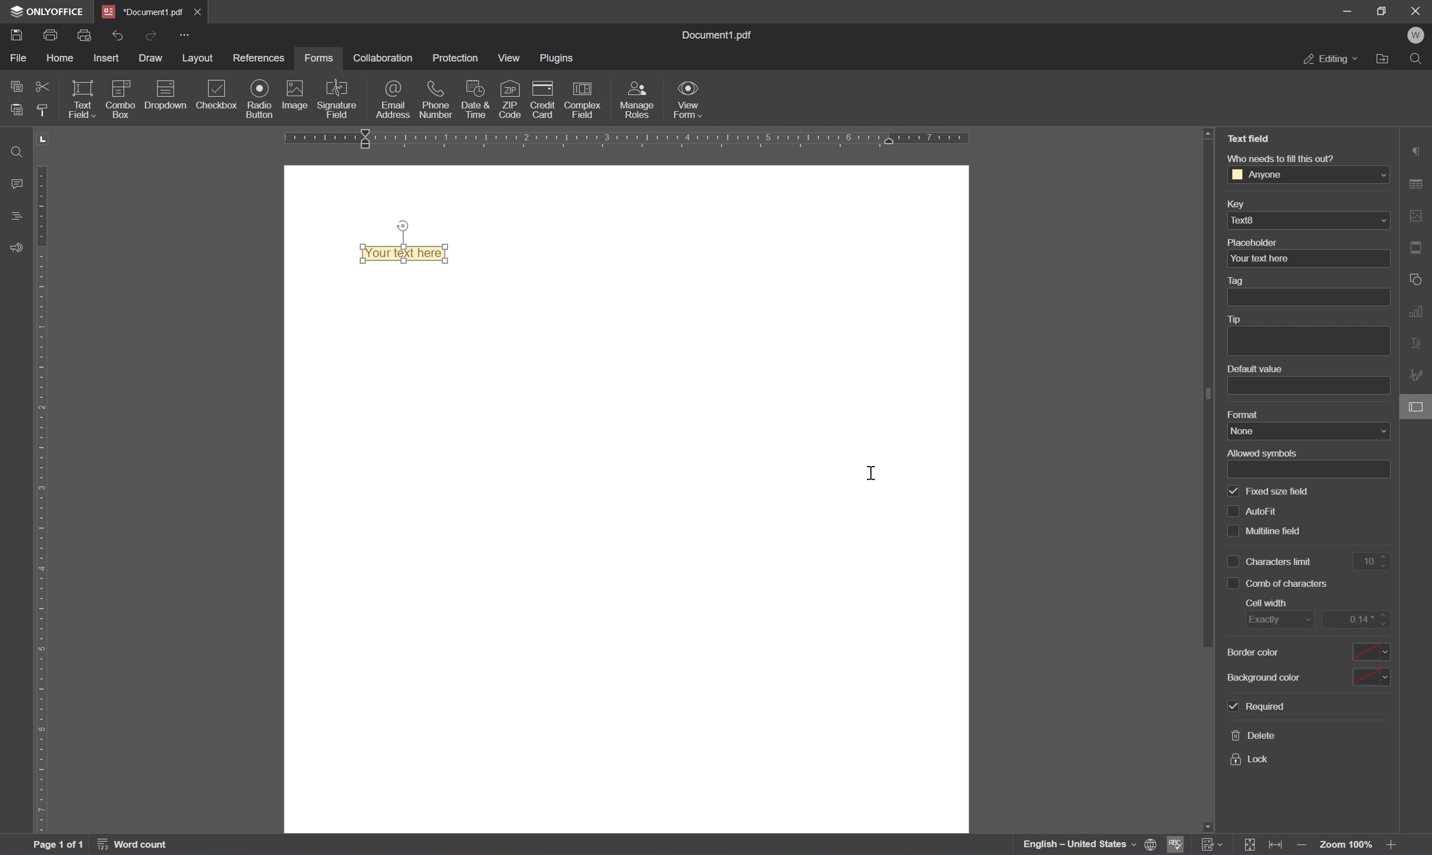  What do you see at coordinates (1415, 36) in the screenshot?
I see `welcome` at bounding box center [1415, 36].